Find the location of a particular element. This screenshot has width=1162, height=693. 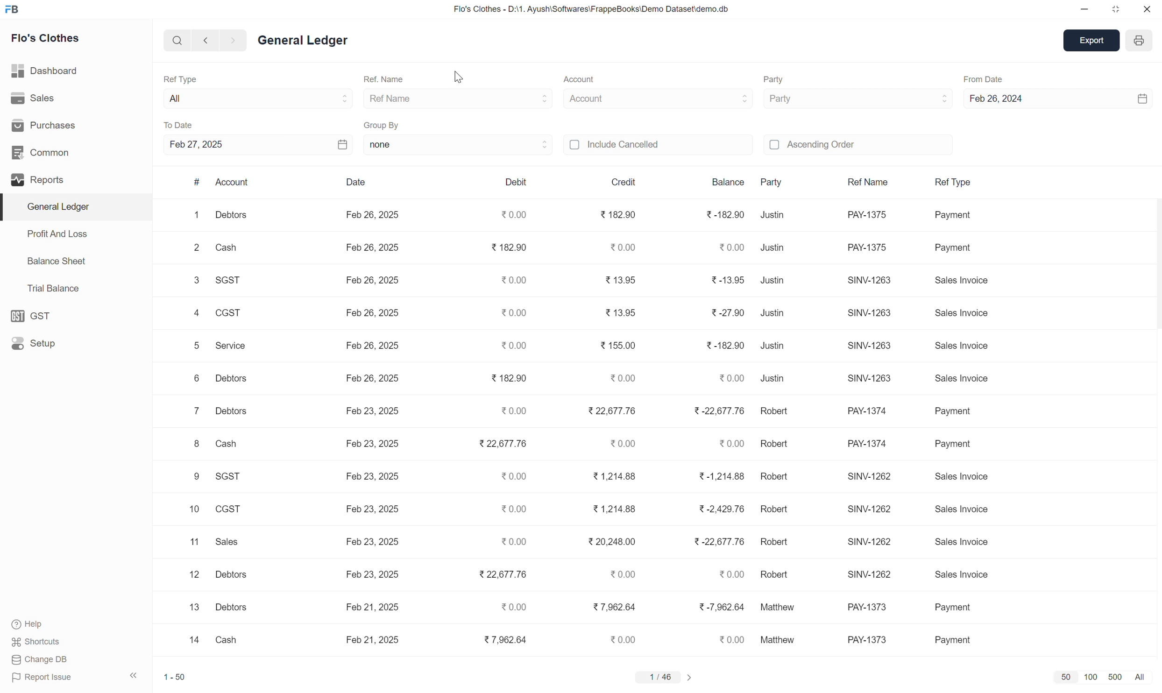

sales invoice is located at coordinates (960, 314).